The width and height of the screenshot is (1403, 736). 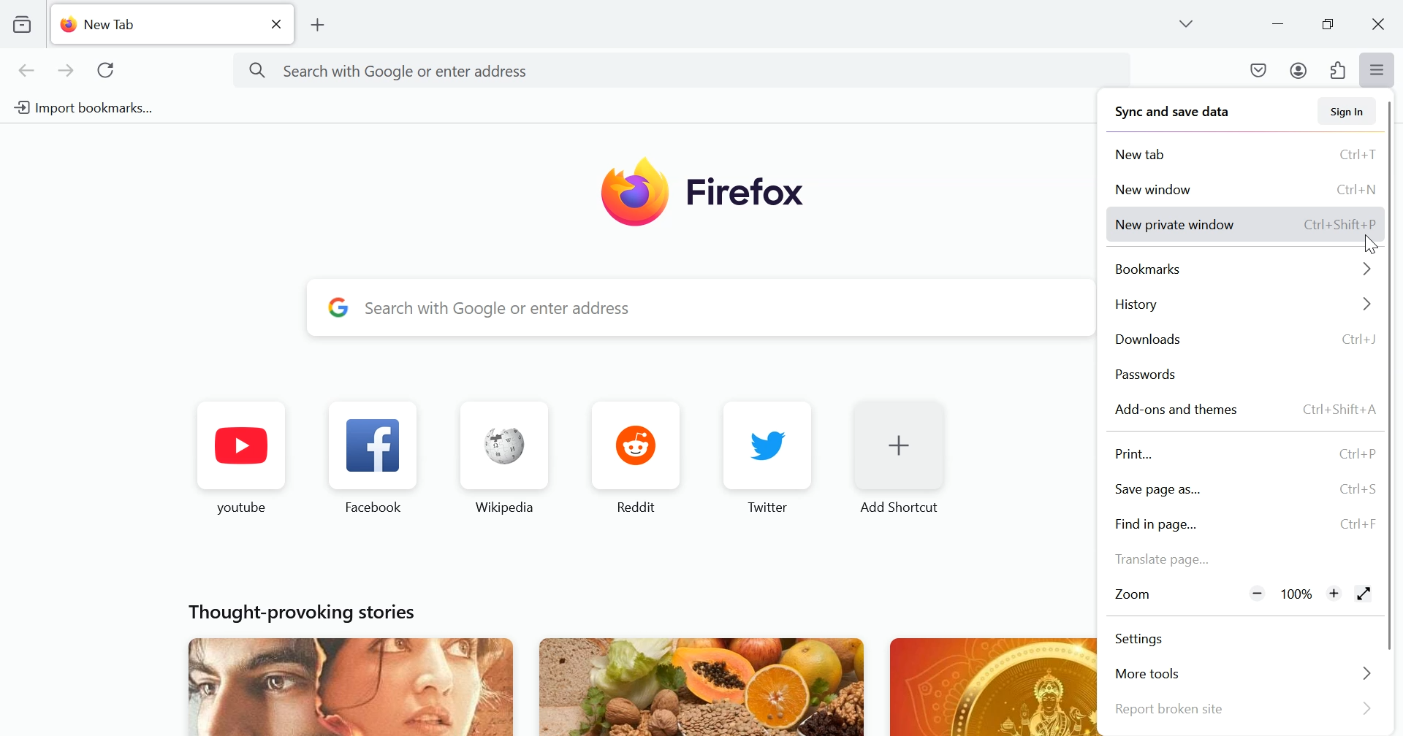 What do you see at coordinates (705, 196) in the screenshot?
I see `Firefox Image` at bounding box center [705, 196].